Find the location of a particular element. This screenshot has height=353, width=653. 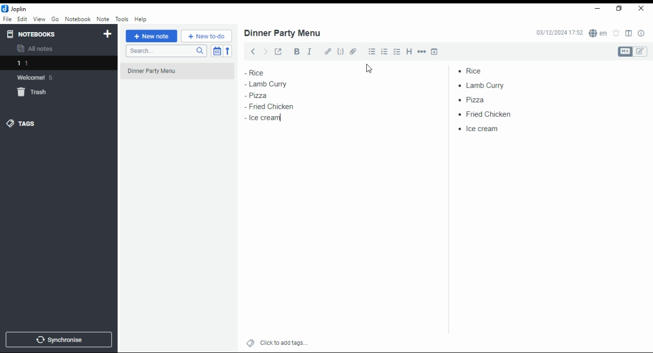

bullet list is located at coordinates (373, 52).